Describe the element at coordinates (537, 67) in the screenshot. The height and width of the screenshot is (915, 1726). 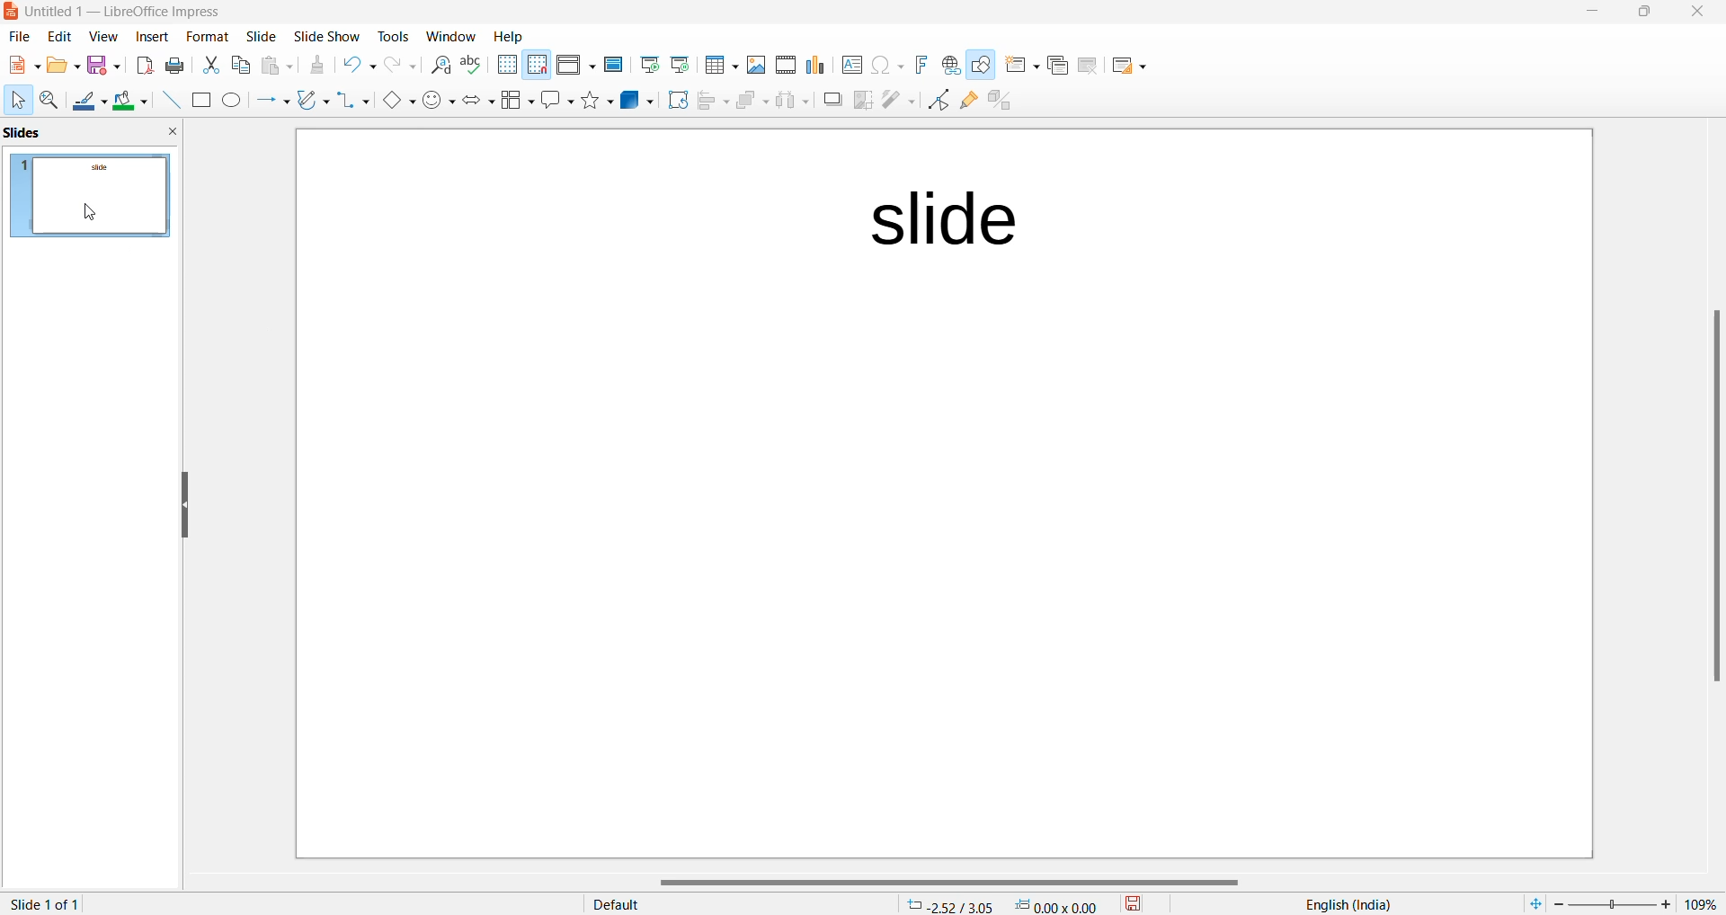
I see `snap to grid` at that location.